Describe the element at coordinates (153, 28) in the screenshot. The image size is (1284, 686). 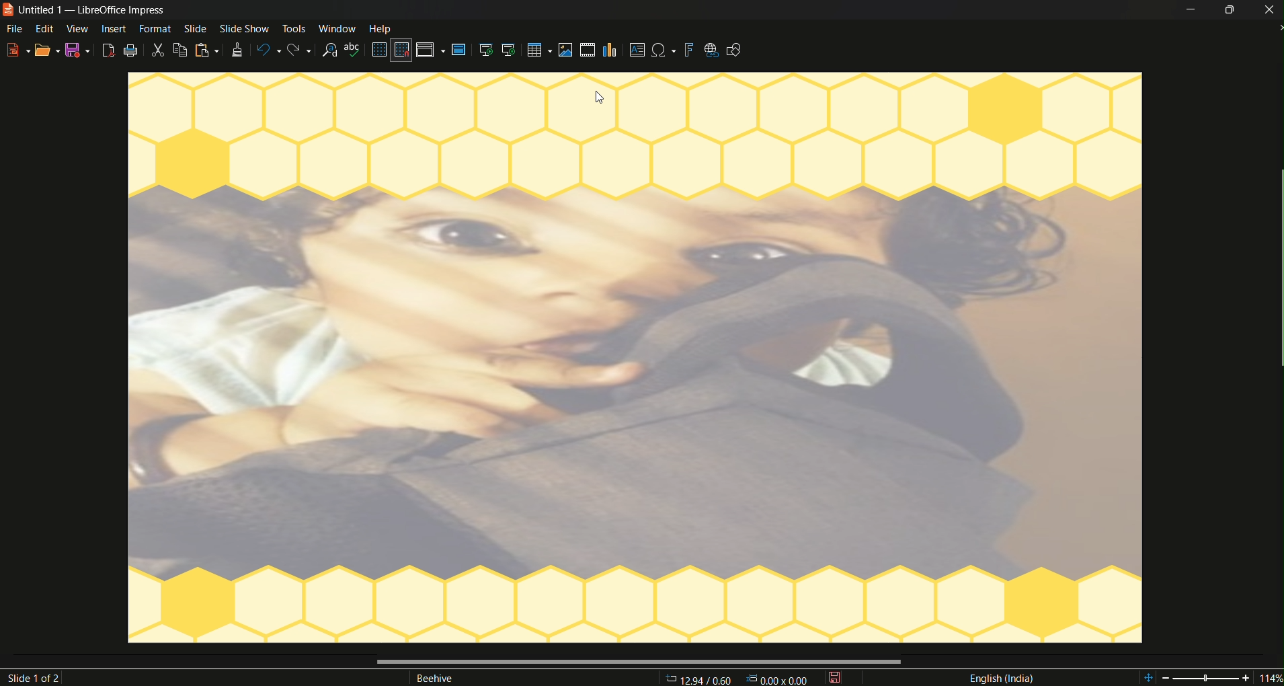
I see `format` at that location.